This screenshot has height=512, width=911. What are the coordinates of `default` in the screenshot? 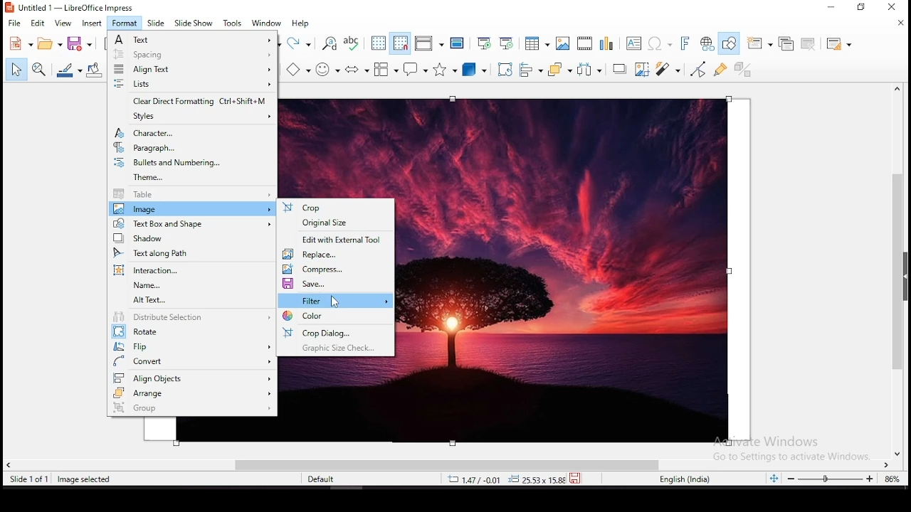 It's located at (325, 481).